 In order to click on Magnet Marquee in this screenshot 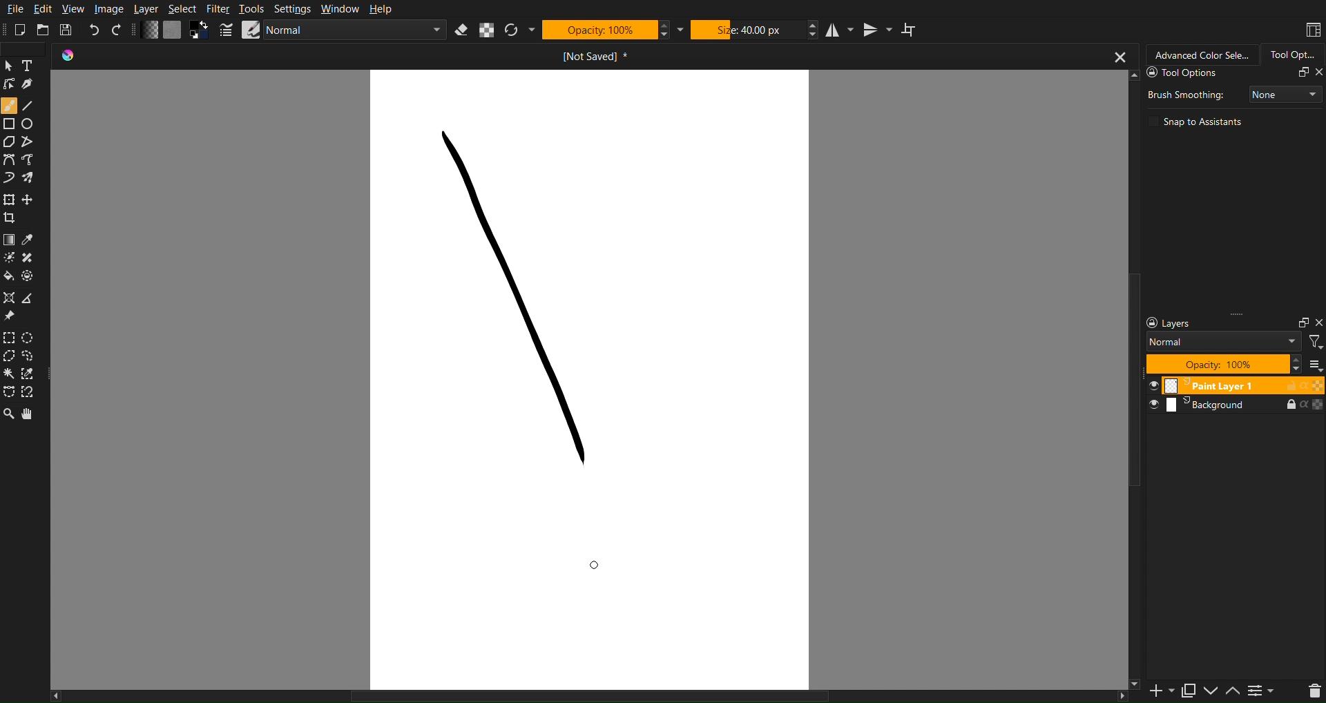, I will do `click(32, 393)`.